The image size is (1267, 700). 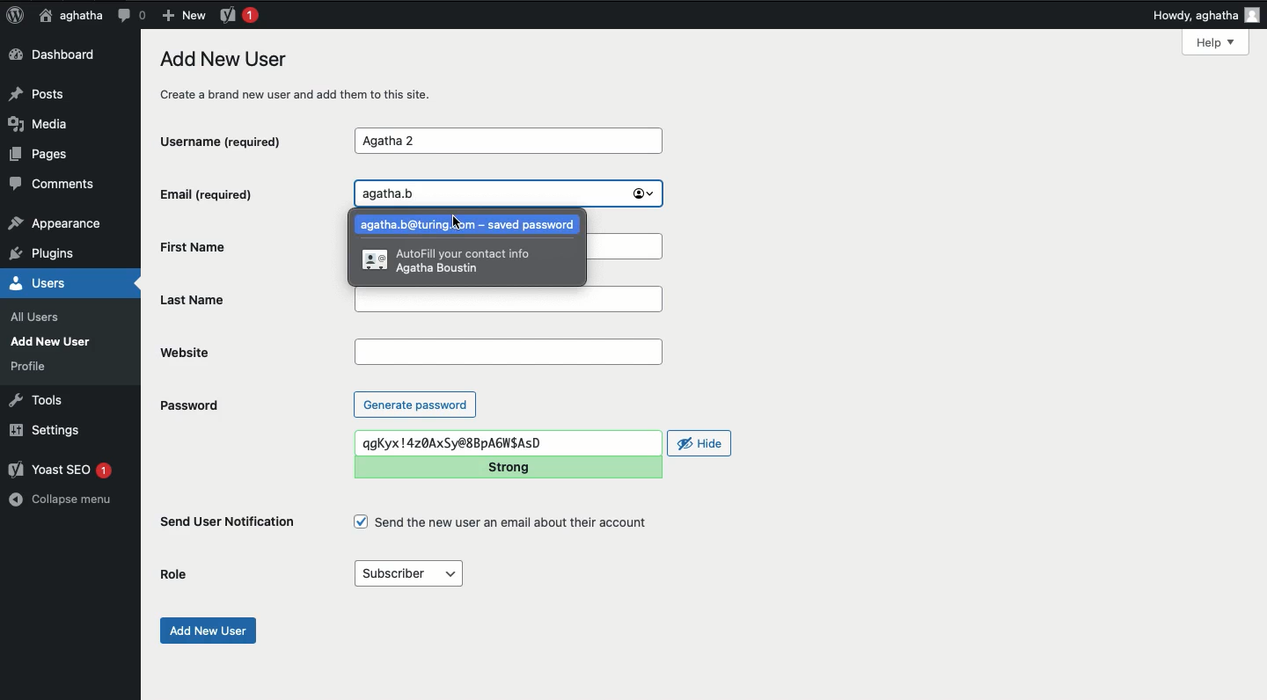 I want to click on Agatha 2, so click(x=508, y=142).